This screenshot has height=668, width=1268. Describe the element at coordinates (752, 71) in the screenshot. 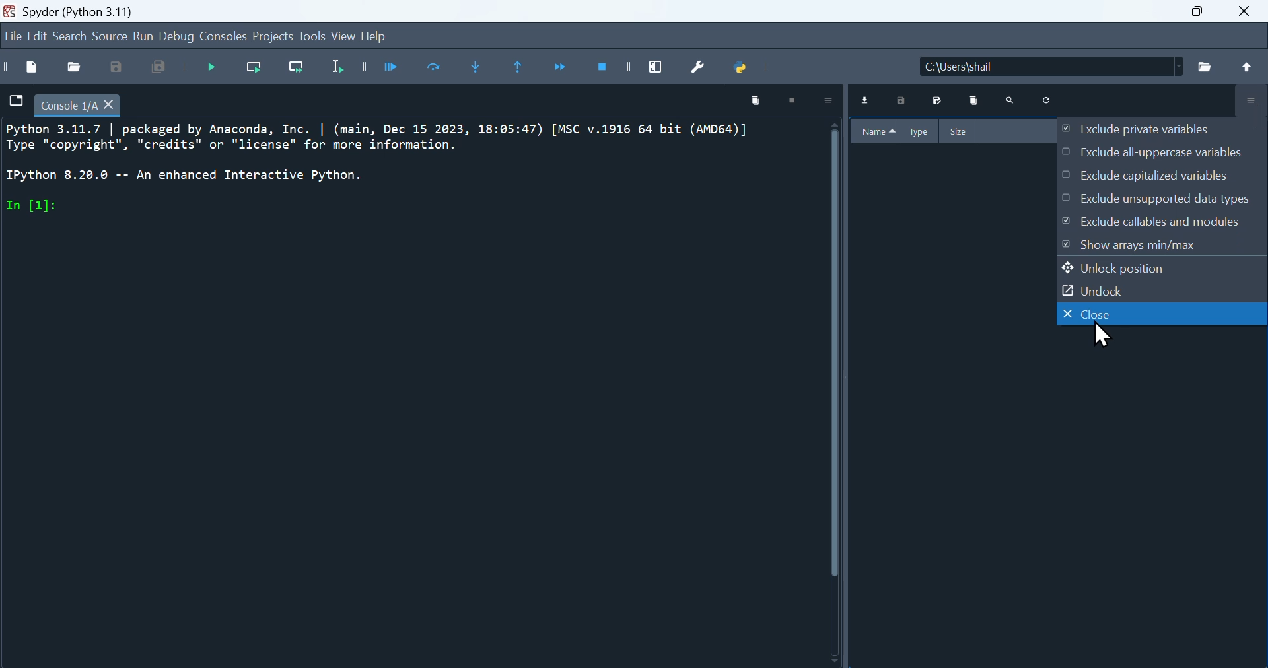

I see `Python path manager` at that location.